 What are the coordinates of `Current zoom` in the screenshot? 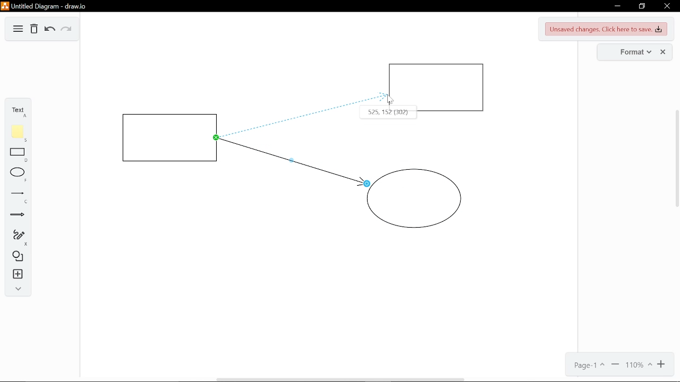 It's located at (639, 366).